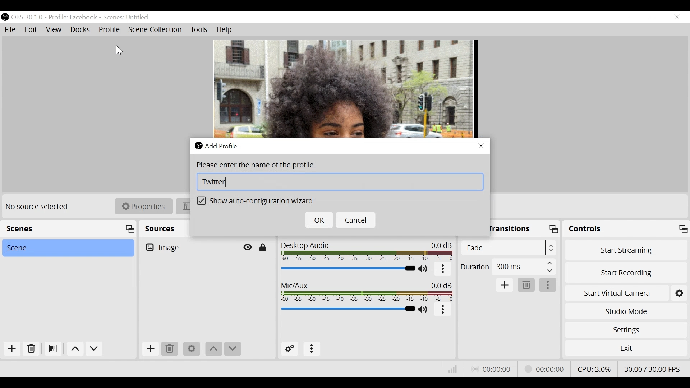  What do you see at coordinates (511, 228) in the screenshot?
I see `Transitions` at bounding box center [511, 228].